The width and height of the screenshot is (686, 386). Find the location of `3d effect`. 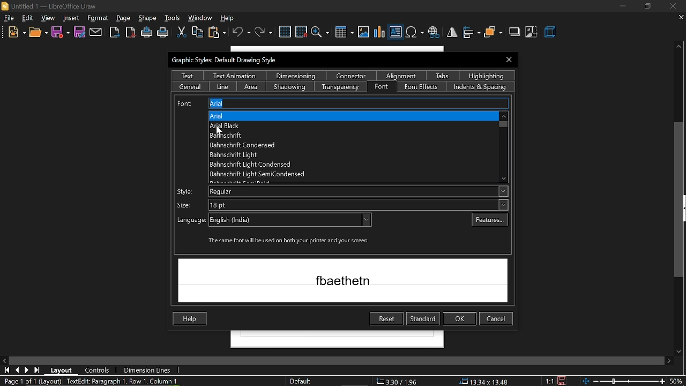

3d effect is located at coordinates (551, 33).